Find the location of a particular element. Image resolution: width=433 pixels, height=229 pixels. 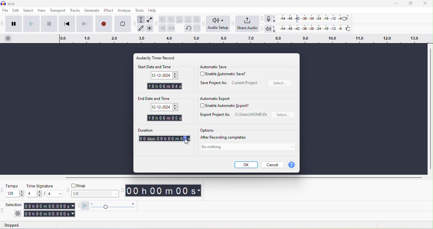

playback level is located at coordinates (315, 29).